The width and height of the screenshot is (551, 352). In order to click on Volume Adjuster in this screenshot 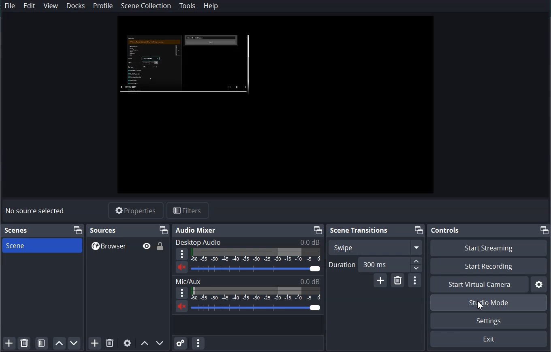, I will do `click(256, 307)`.